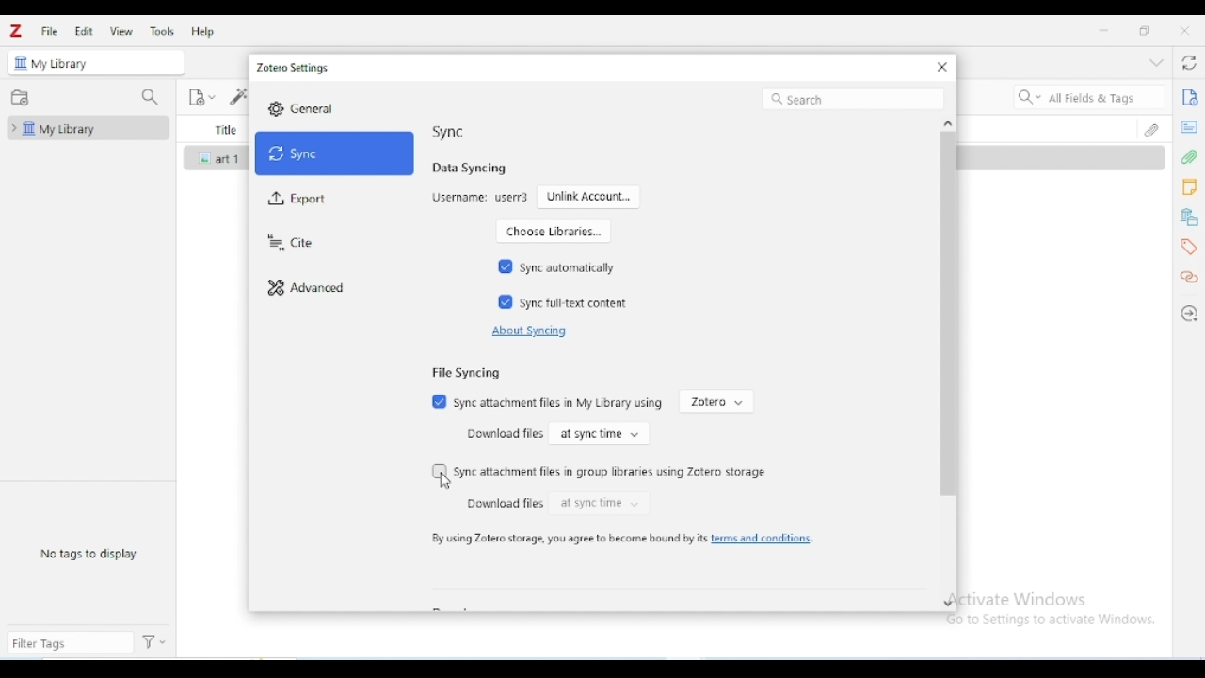 This screenshot has height=678, width=1205. Describe the element at coordinates (600, 433) in the screenshot. I see `at sync time` at that location.